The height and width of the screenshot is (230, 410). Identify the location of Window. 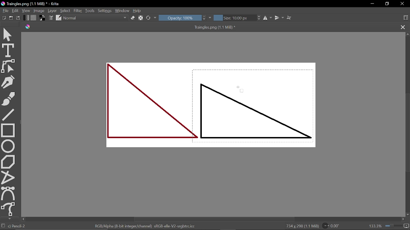
(122, 11).